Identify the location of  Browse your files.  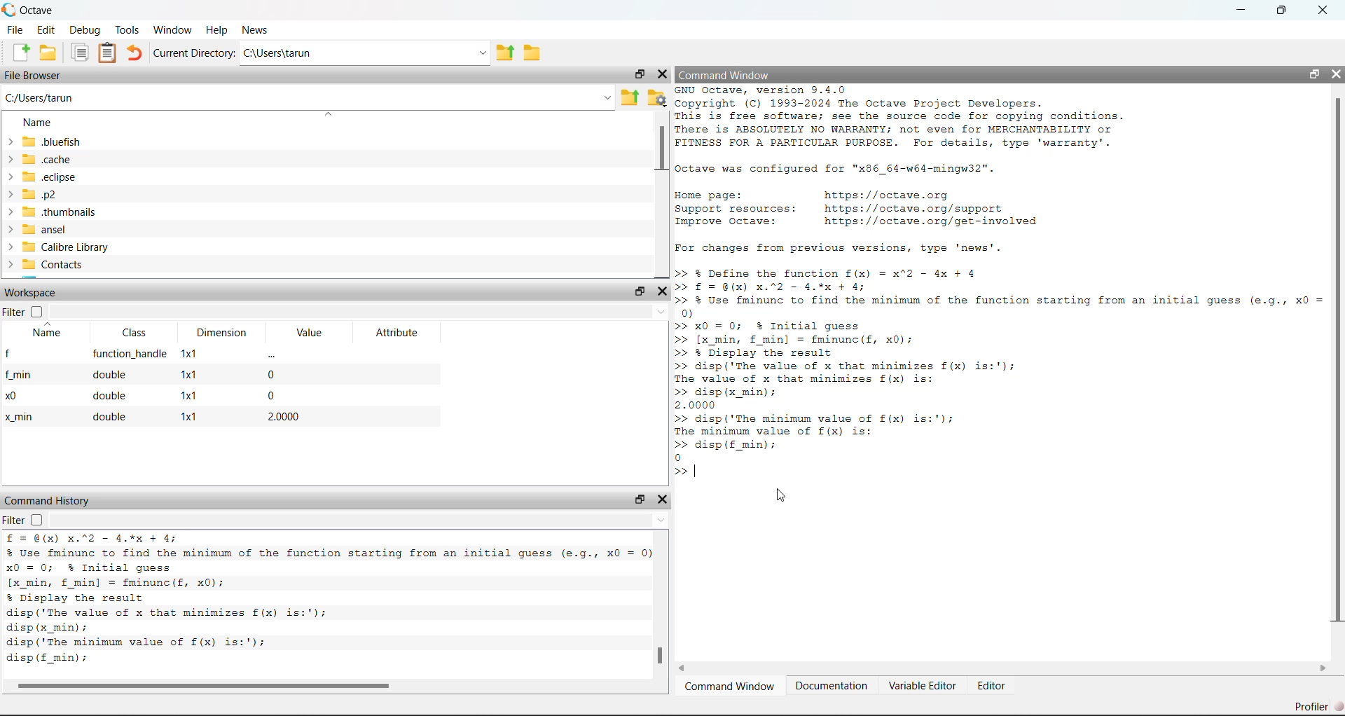
(656, 95).